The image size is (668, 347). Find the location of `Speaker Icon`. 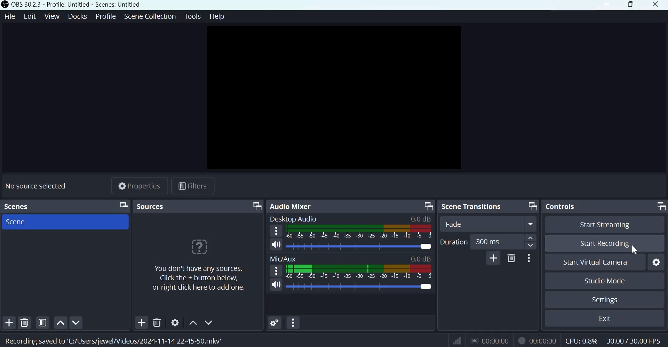

Speaker Icon is located at coordinates (277, 271).